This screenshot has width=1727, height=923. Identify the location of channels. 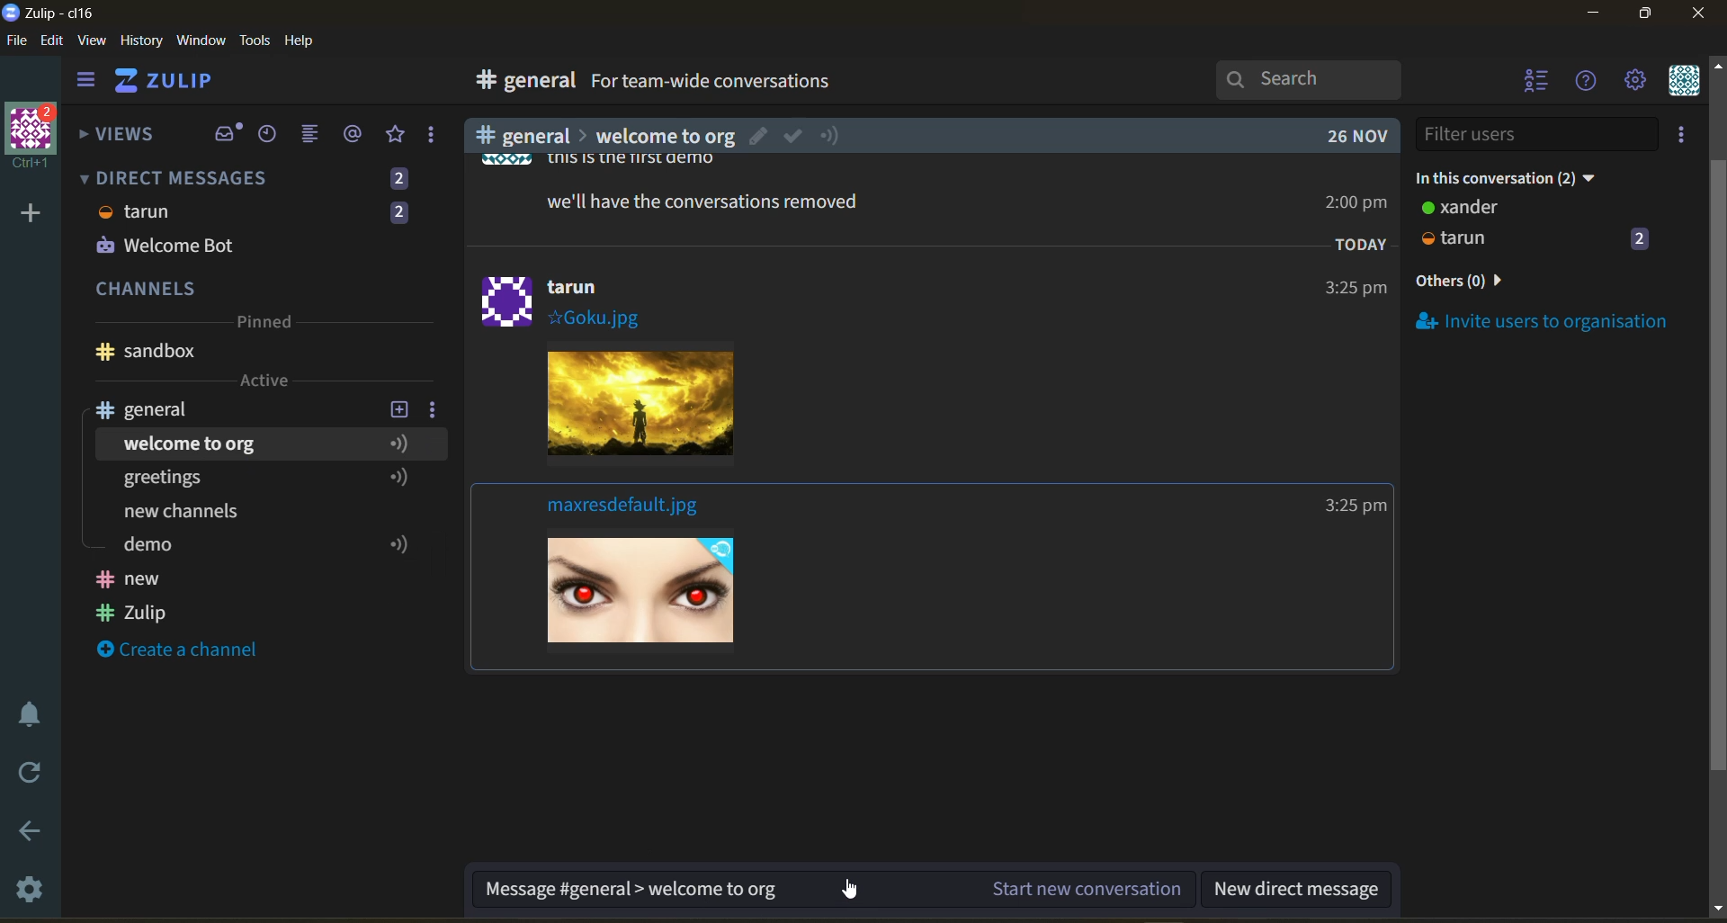
(260, 291).